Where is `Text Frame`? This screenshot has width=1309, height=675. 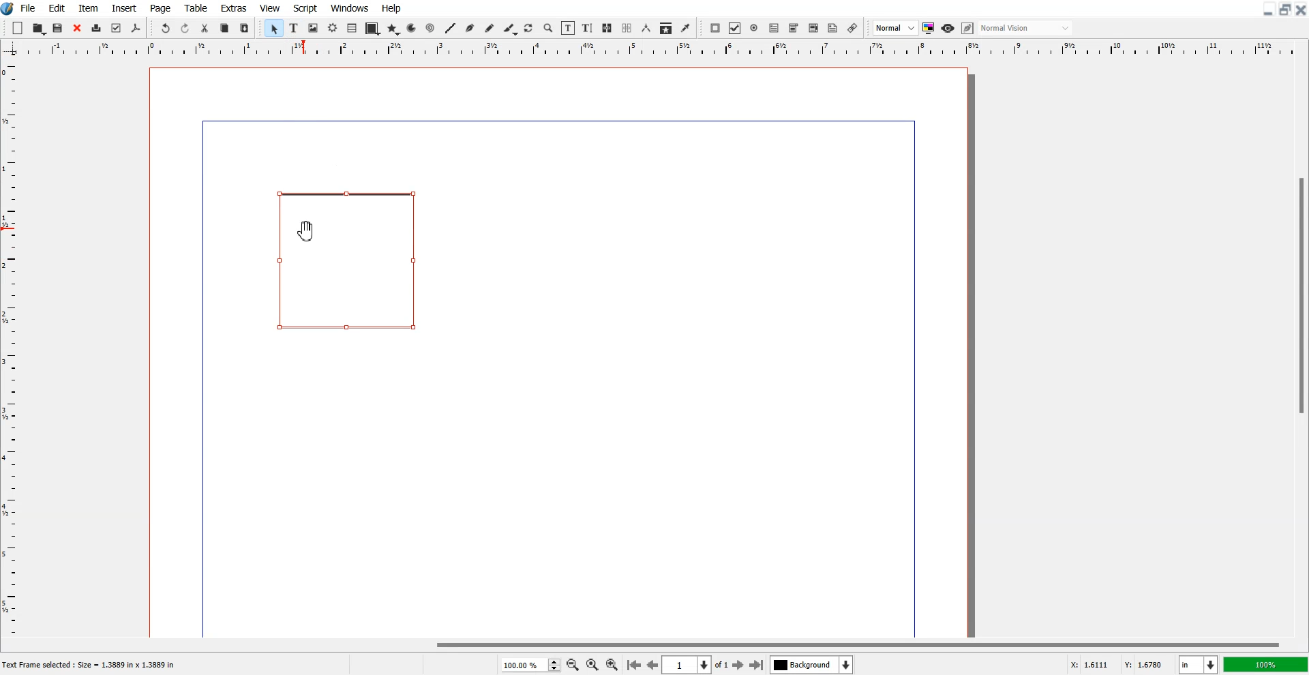
Text Frame is located at coordinates (350, 260).